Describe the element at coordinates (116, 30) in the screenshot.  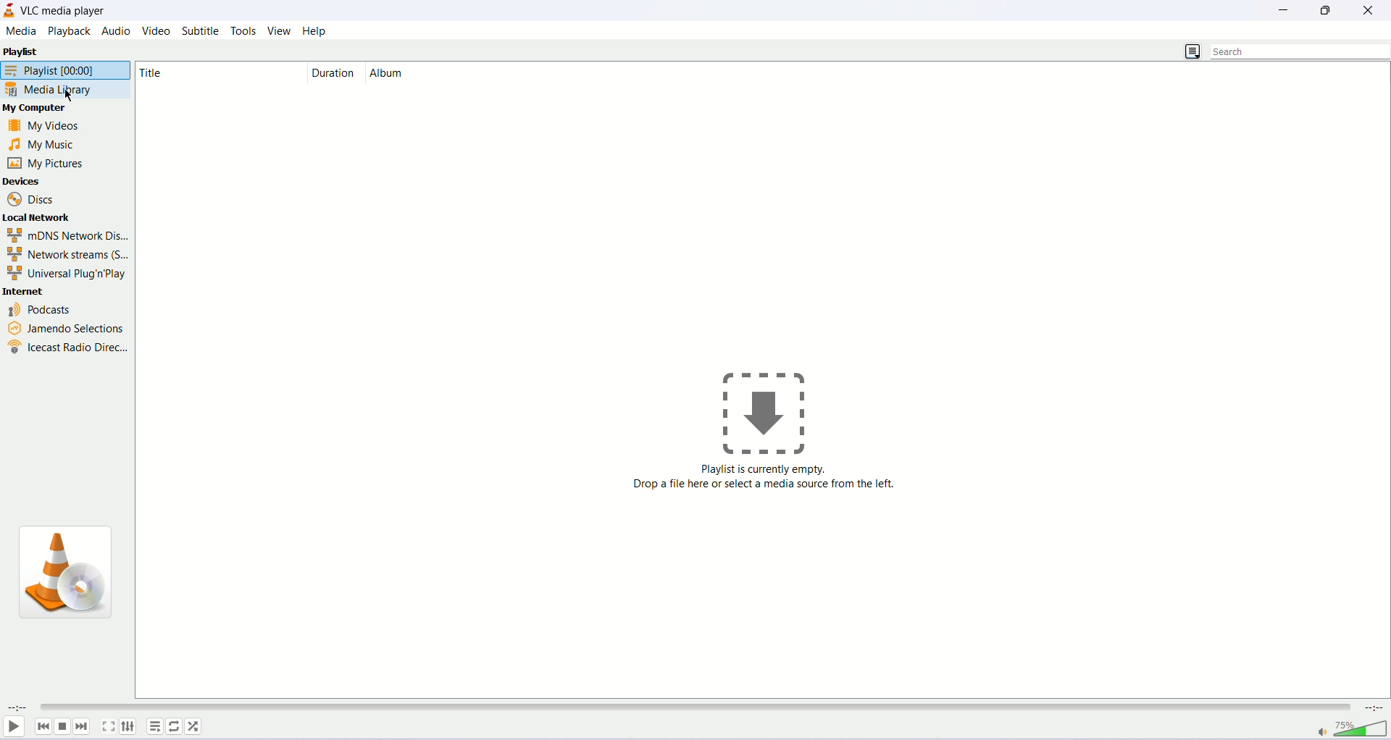
I see `audio` at that location.